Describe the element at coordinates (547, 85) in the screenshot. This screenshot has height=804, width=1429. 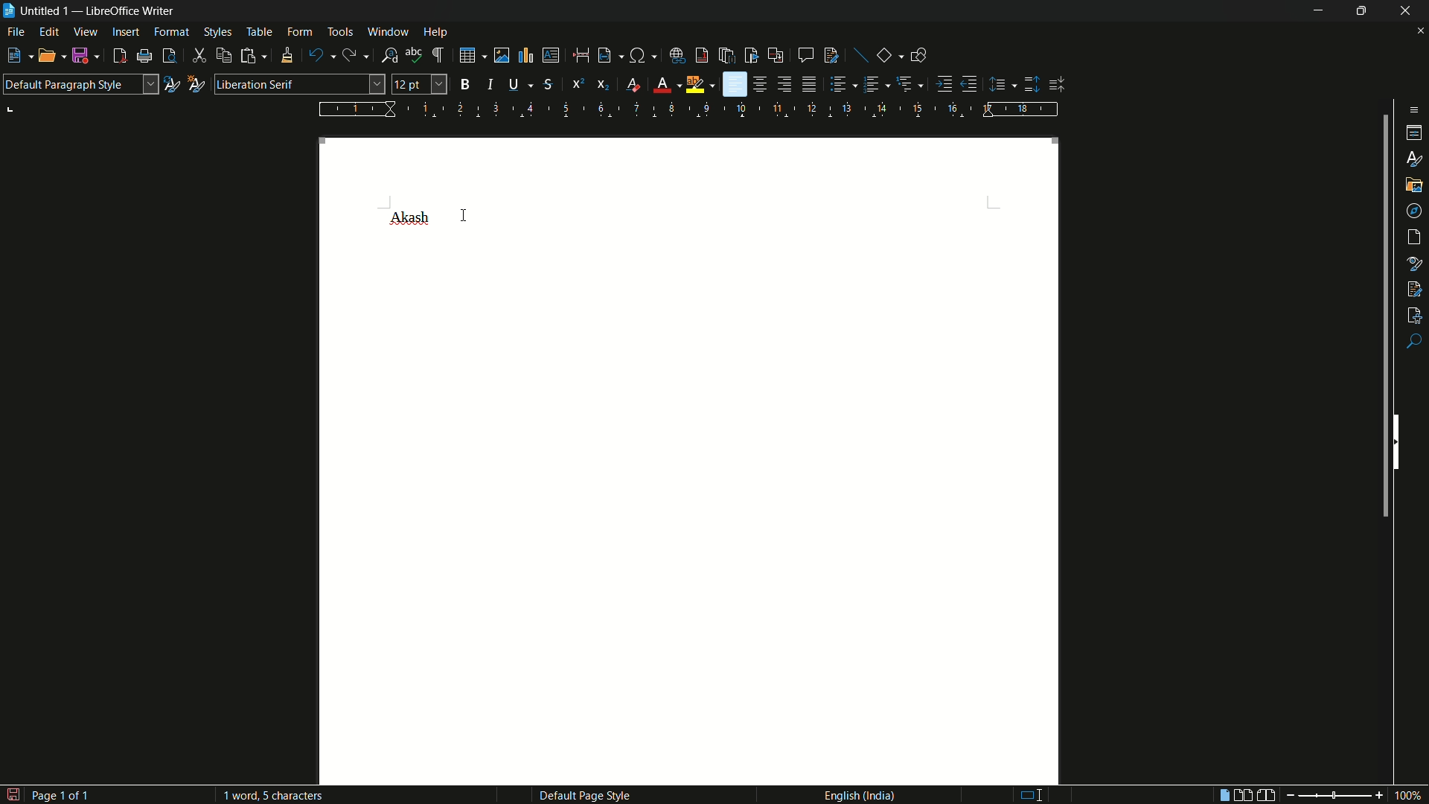
I see `strikethrough` at that location.